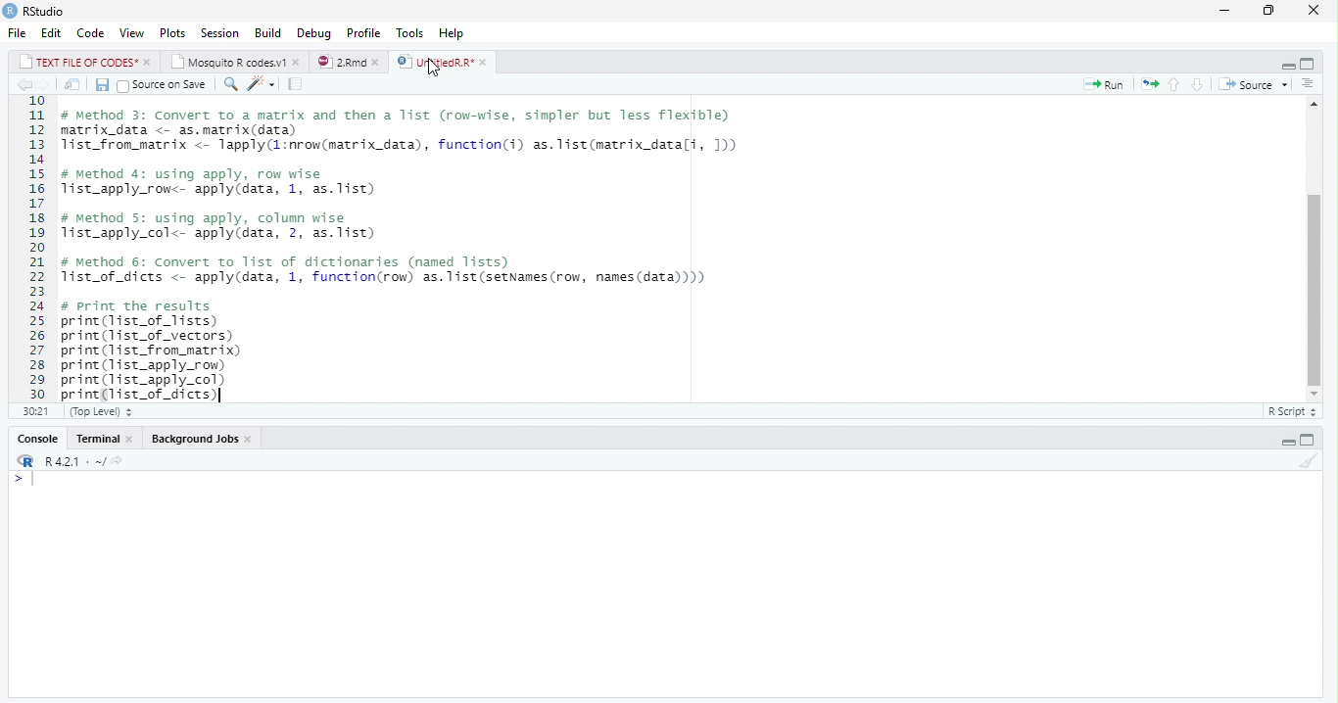  What do you see at coordinates (163, 84) in the screenshot?
I see `source on save` at bounding box center [163, 84].